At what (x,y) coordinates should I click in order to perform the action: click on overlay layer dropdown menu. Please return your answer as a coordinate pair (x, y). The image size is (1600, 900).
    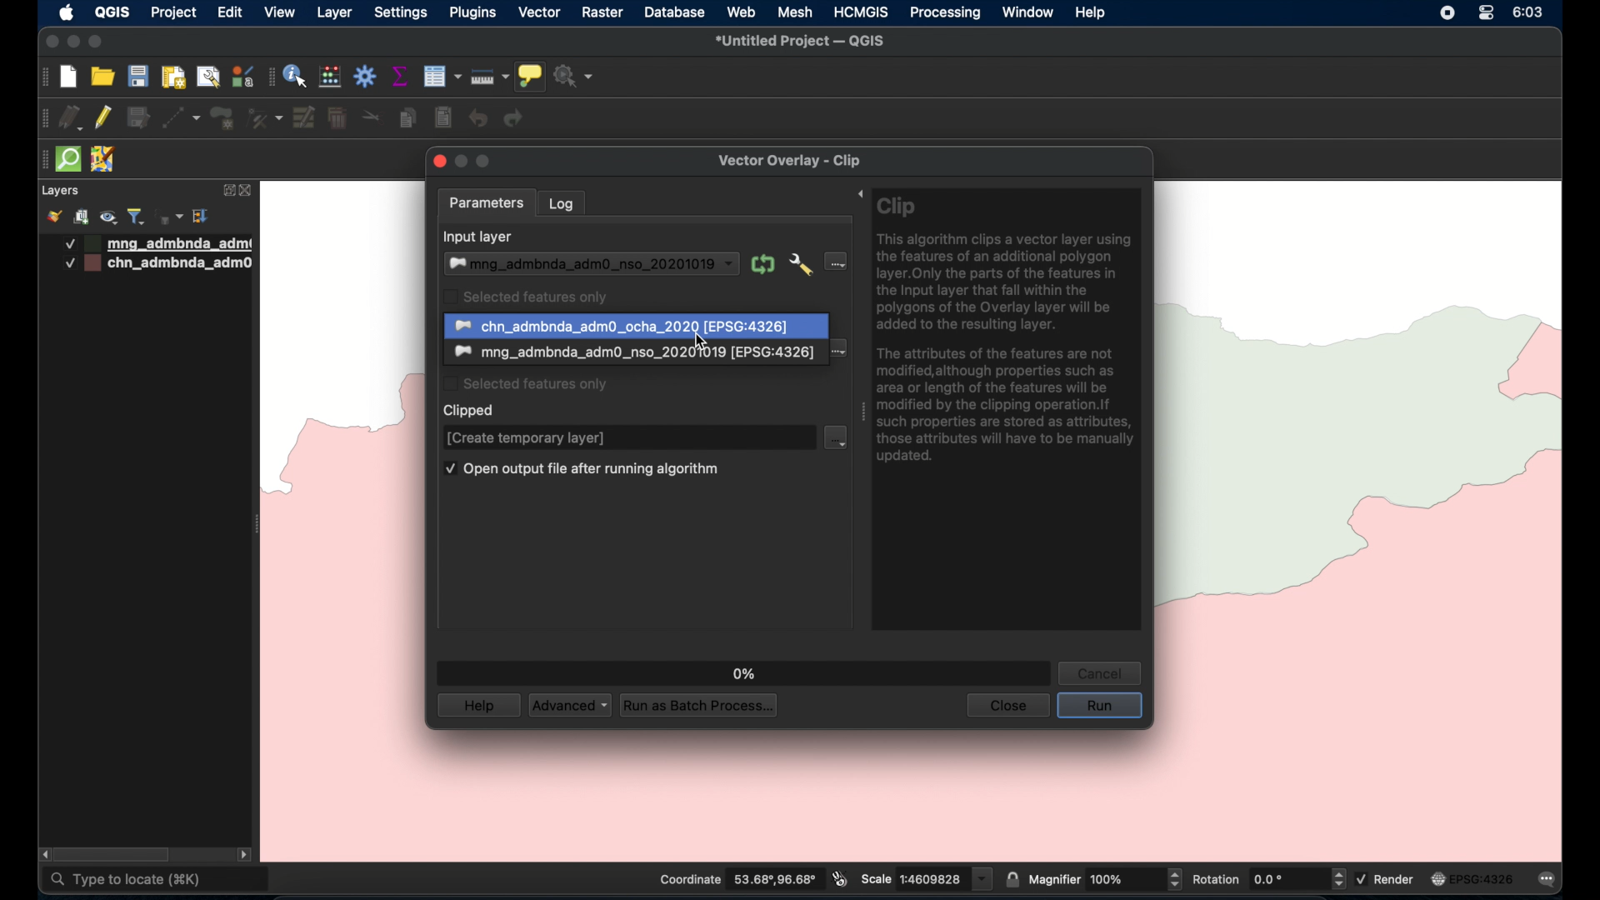
    Looking at the image, I should click on (840, 352).